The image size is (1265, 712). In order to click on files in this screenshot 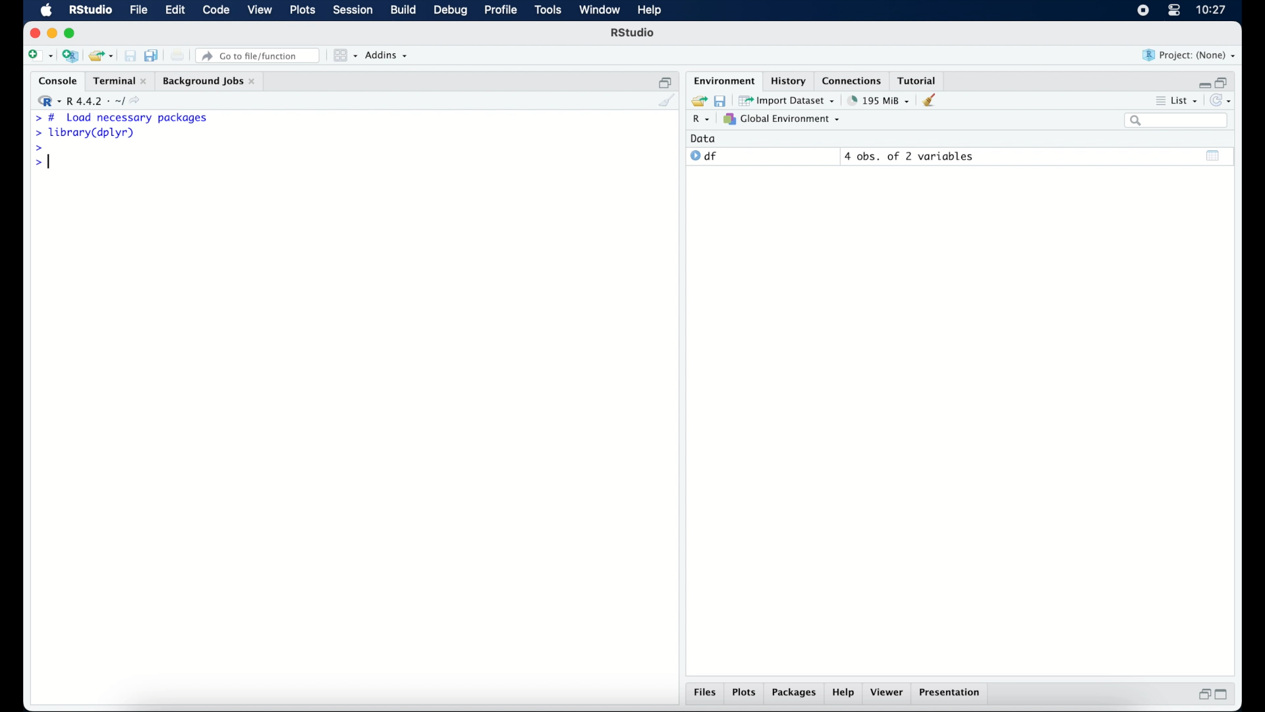, I will do `click(705, 694)`.